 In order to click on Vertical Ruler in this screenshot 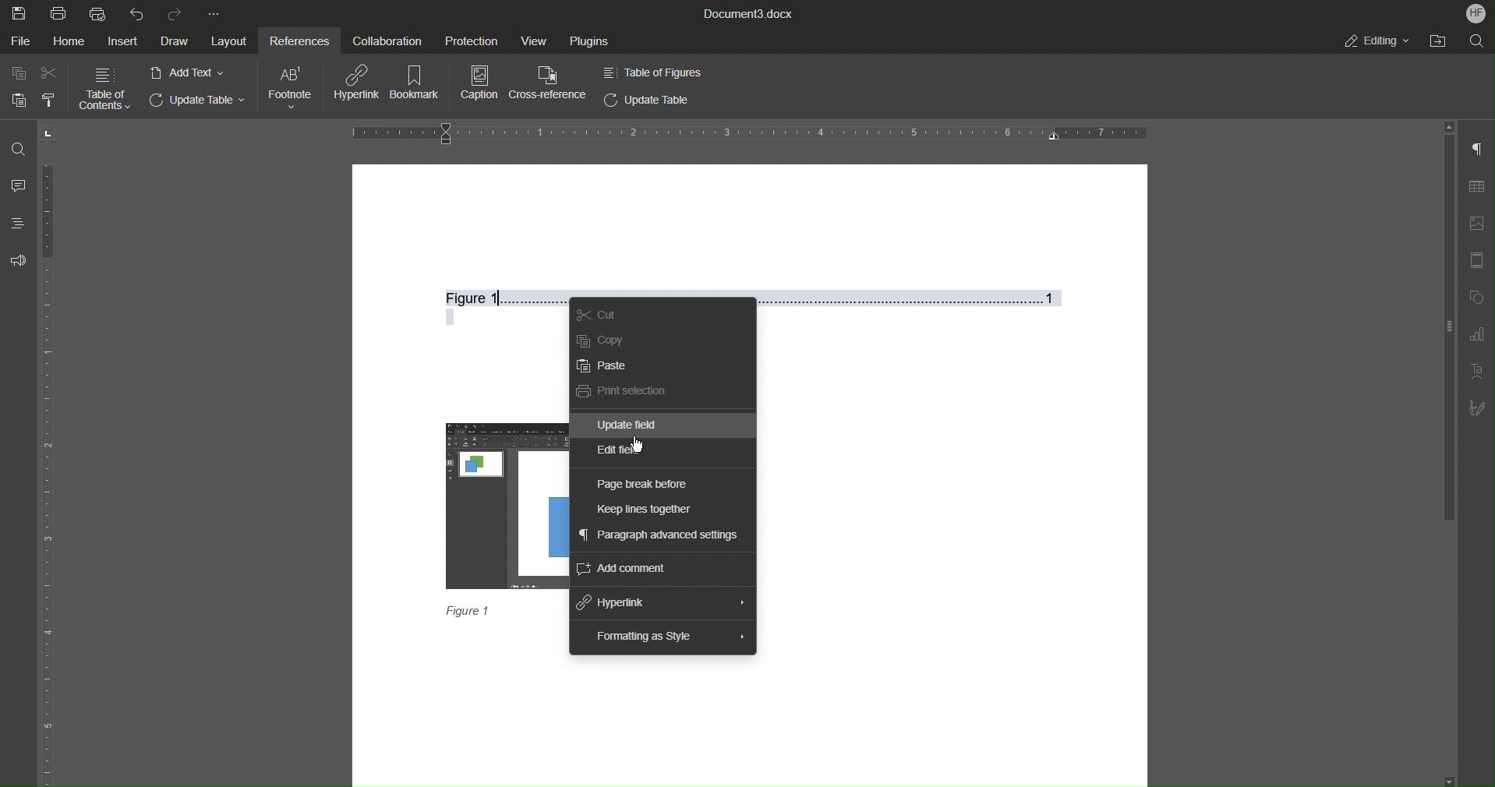, I will do `click(49, 473)`.